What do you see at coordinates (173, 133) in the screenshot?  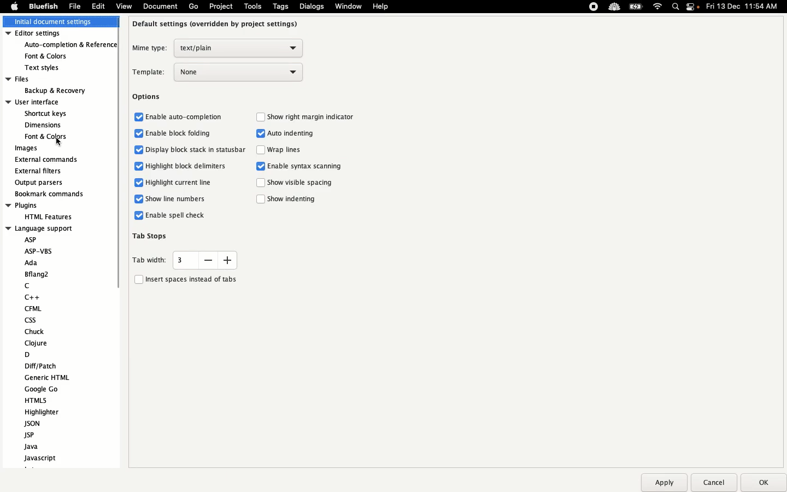 I see `Enable block folding` at bounding box center [173, 133].